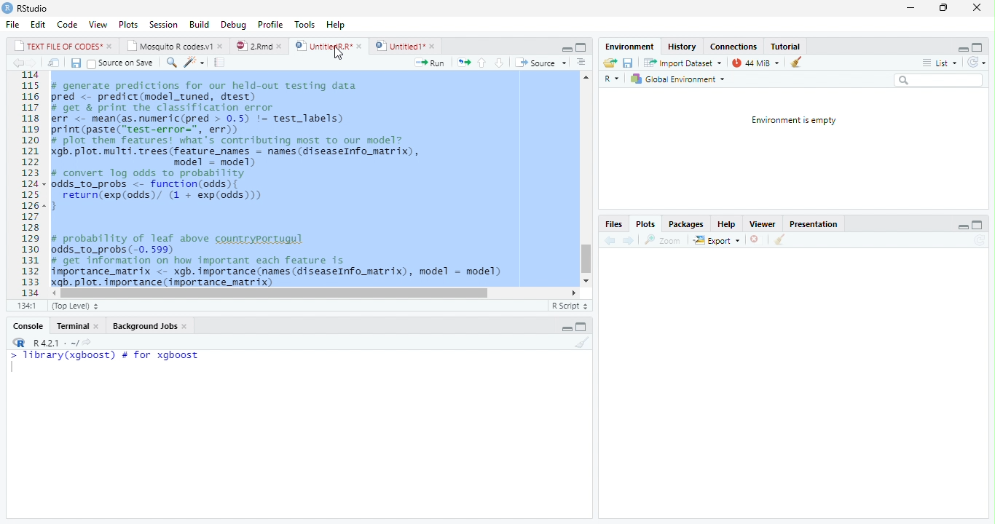 This screenshot has height=524, width=995. I want to click on Run, so click(430, 62).